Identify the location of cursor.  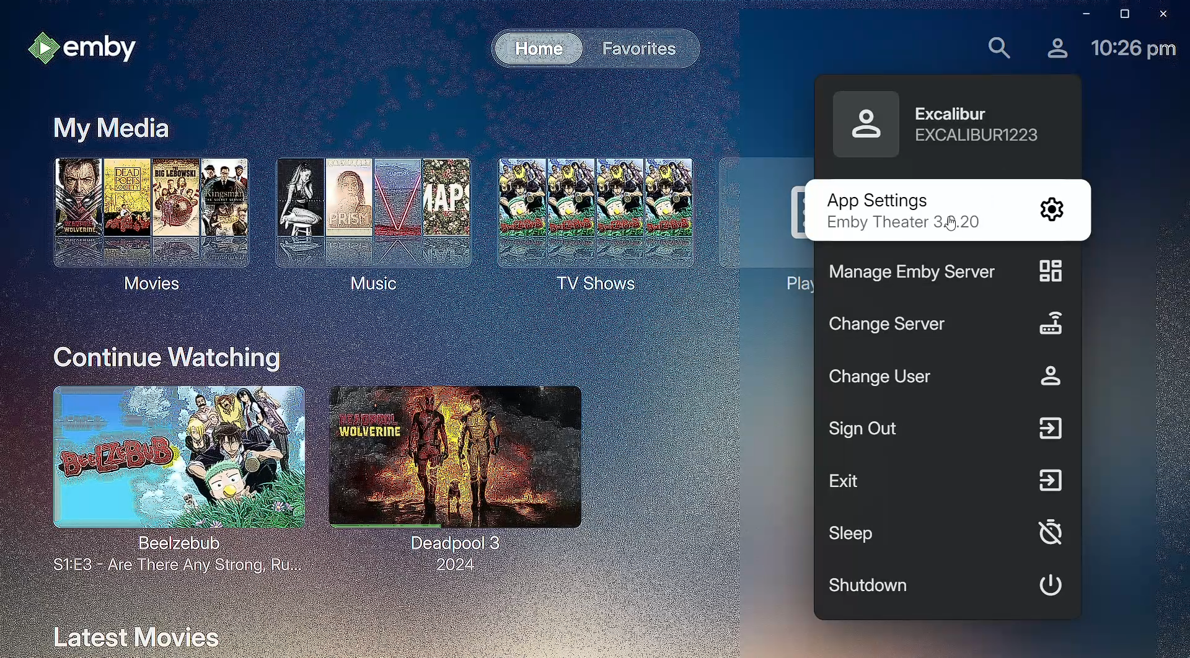
(954, 226).